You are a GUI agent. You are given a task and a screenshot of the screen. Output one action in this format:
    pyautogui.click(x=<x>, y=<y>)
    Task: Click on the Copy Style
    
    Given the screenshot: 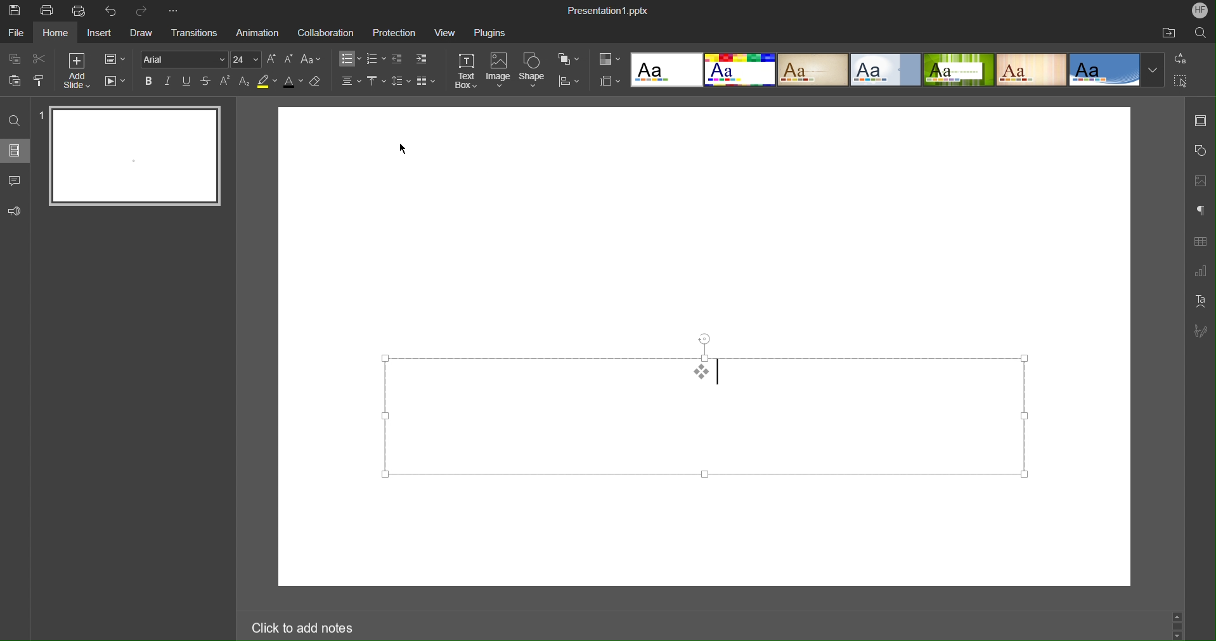 What is the action you would take?
    pyautogui.click(x=39, y=81)
    